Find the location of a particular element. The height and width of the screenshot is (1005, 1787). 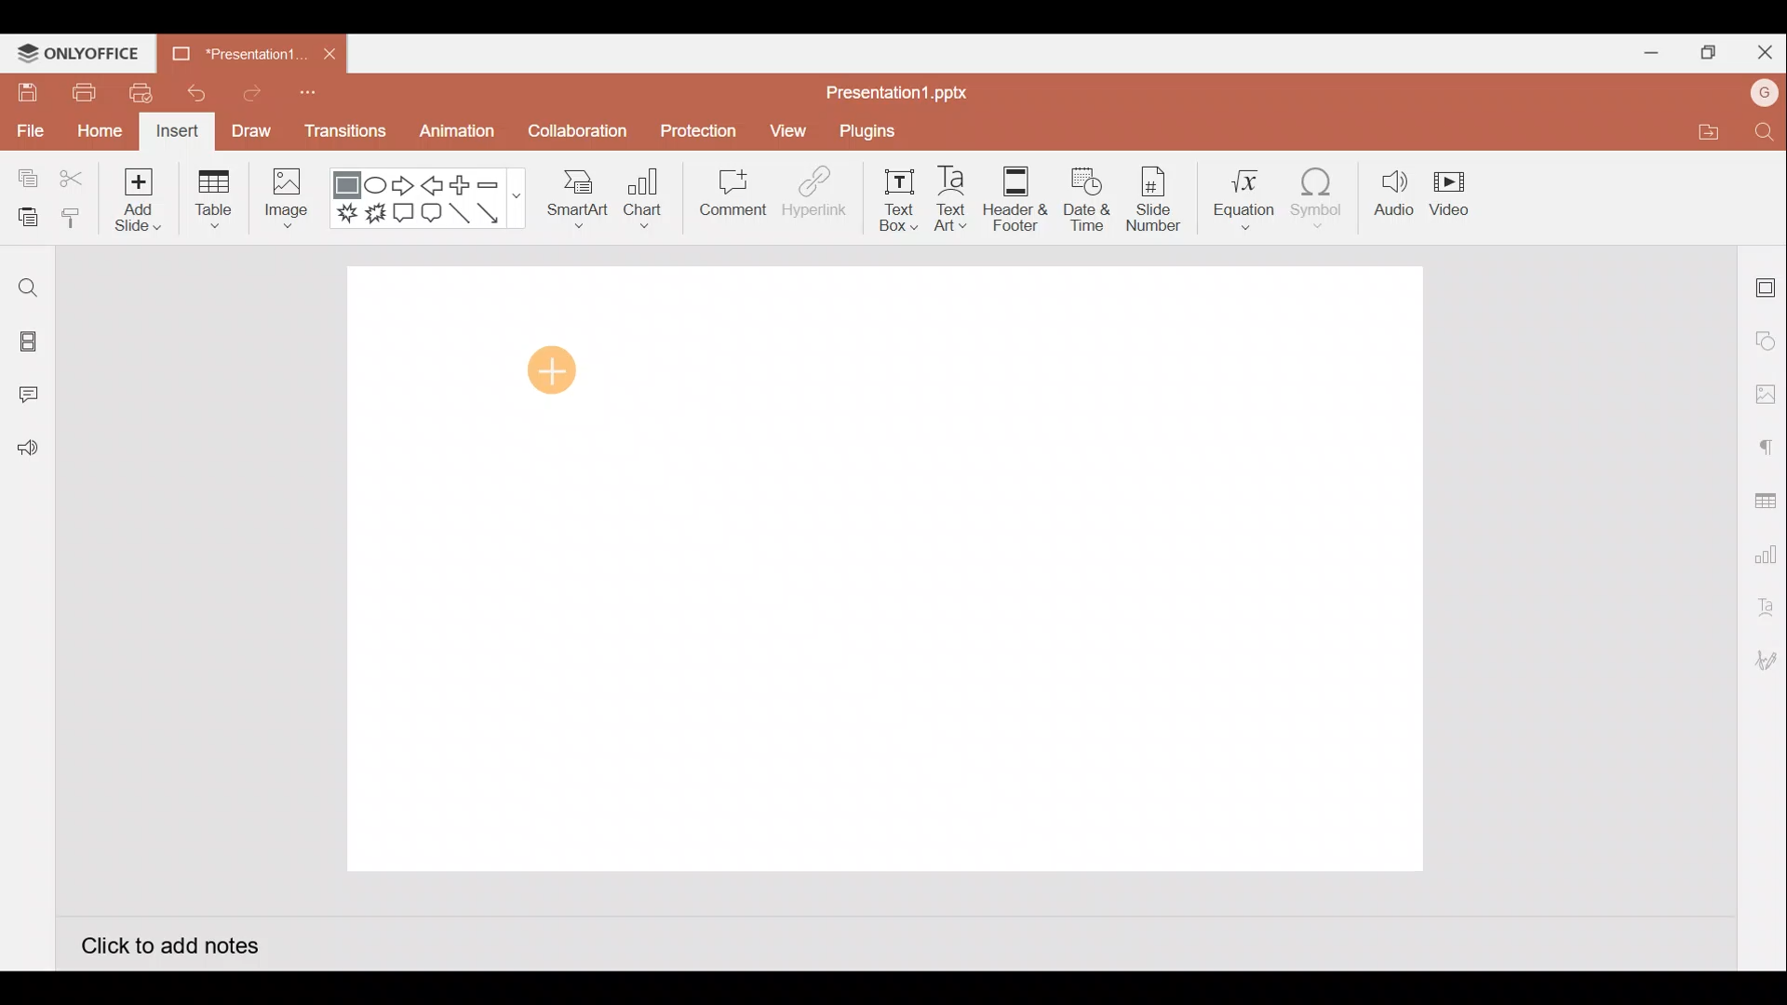

Rounded Rectangular callout is located at coordinates (431, 210).